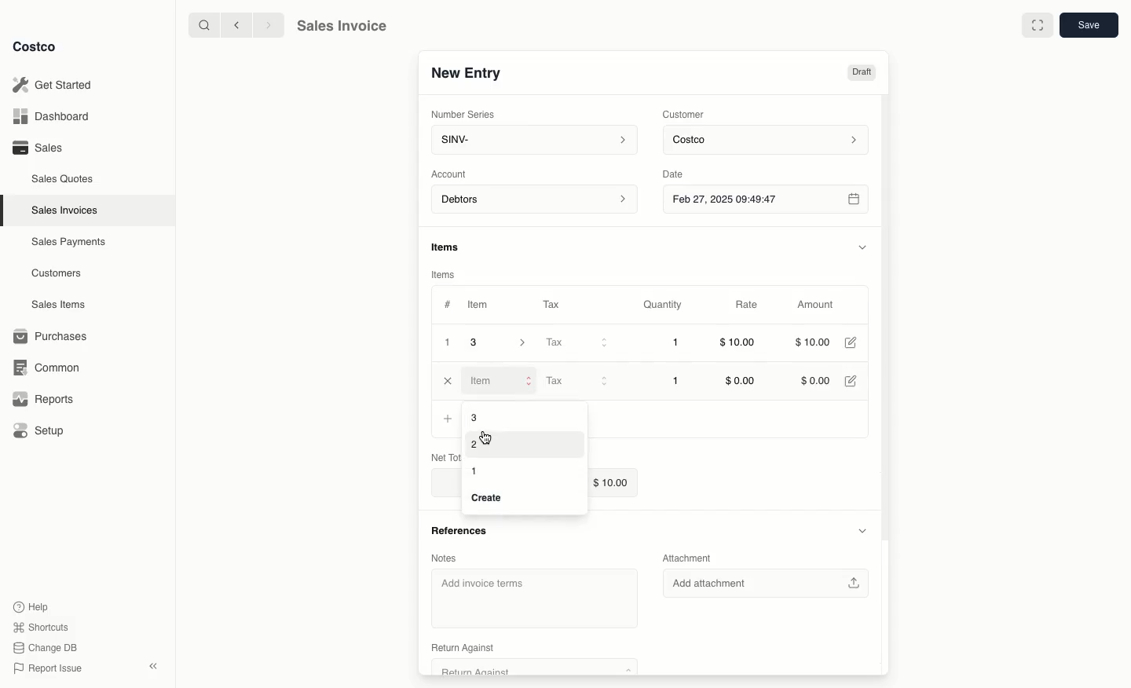  What do you see at coordinates (35, 47) in the screenshot?
I see `Costco` at bounding box center [35, 47].